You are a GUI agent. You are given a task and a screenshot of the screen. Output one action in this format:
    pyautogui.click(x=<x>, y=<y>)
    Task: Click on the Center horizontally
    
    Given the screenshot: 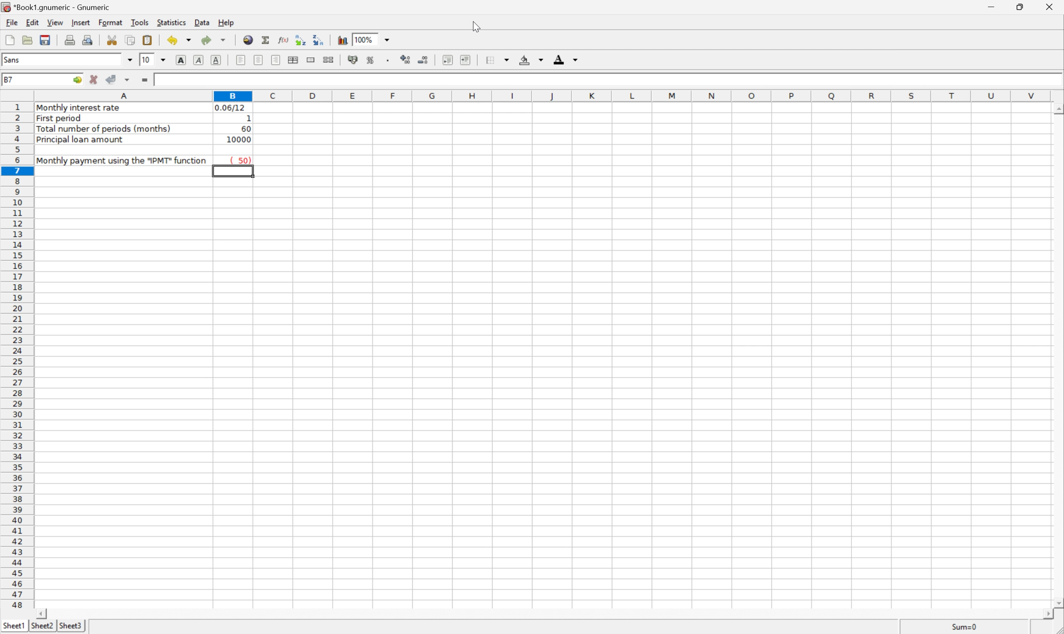 What is the action you would take?
    pyautogui.click(x=259, y=59)
    